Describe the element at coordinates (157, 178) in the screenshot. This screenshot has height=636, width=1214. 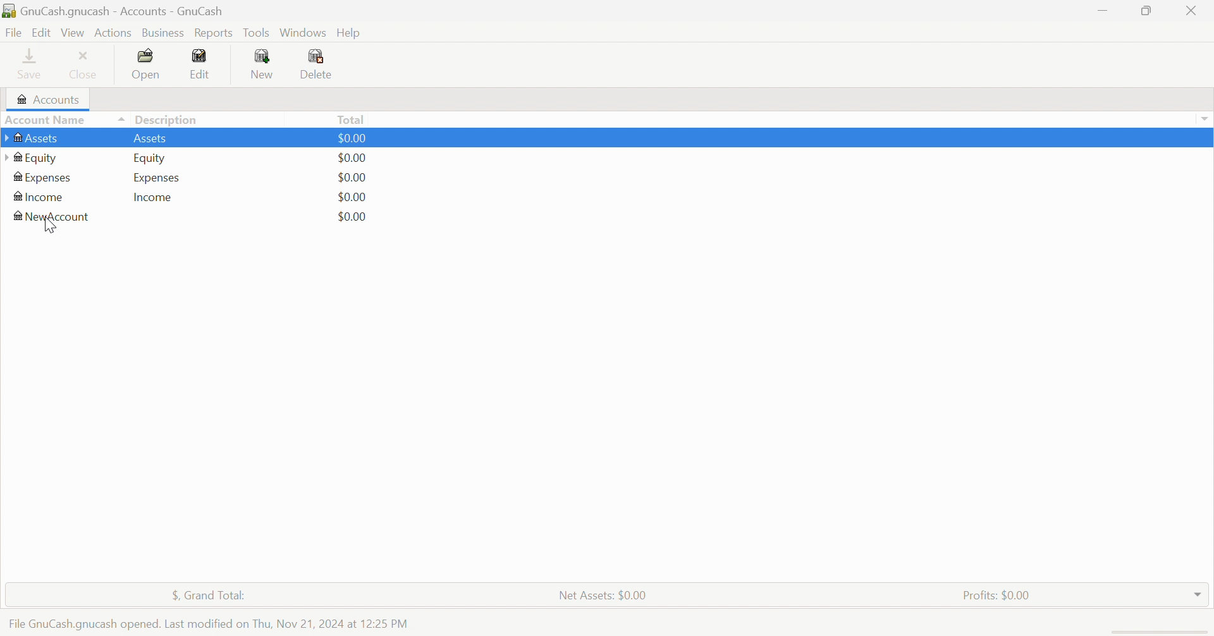
I see `Expenses` at that location.